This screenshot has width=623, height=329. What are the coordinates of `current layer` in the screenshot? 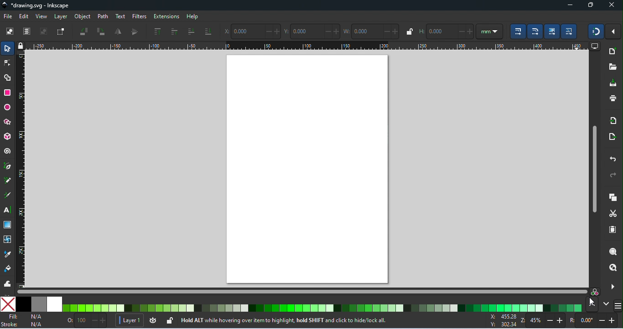 It's located at (129, 319).